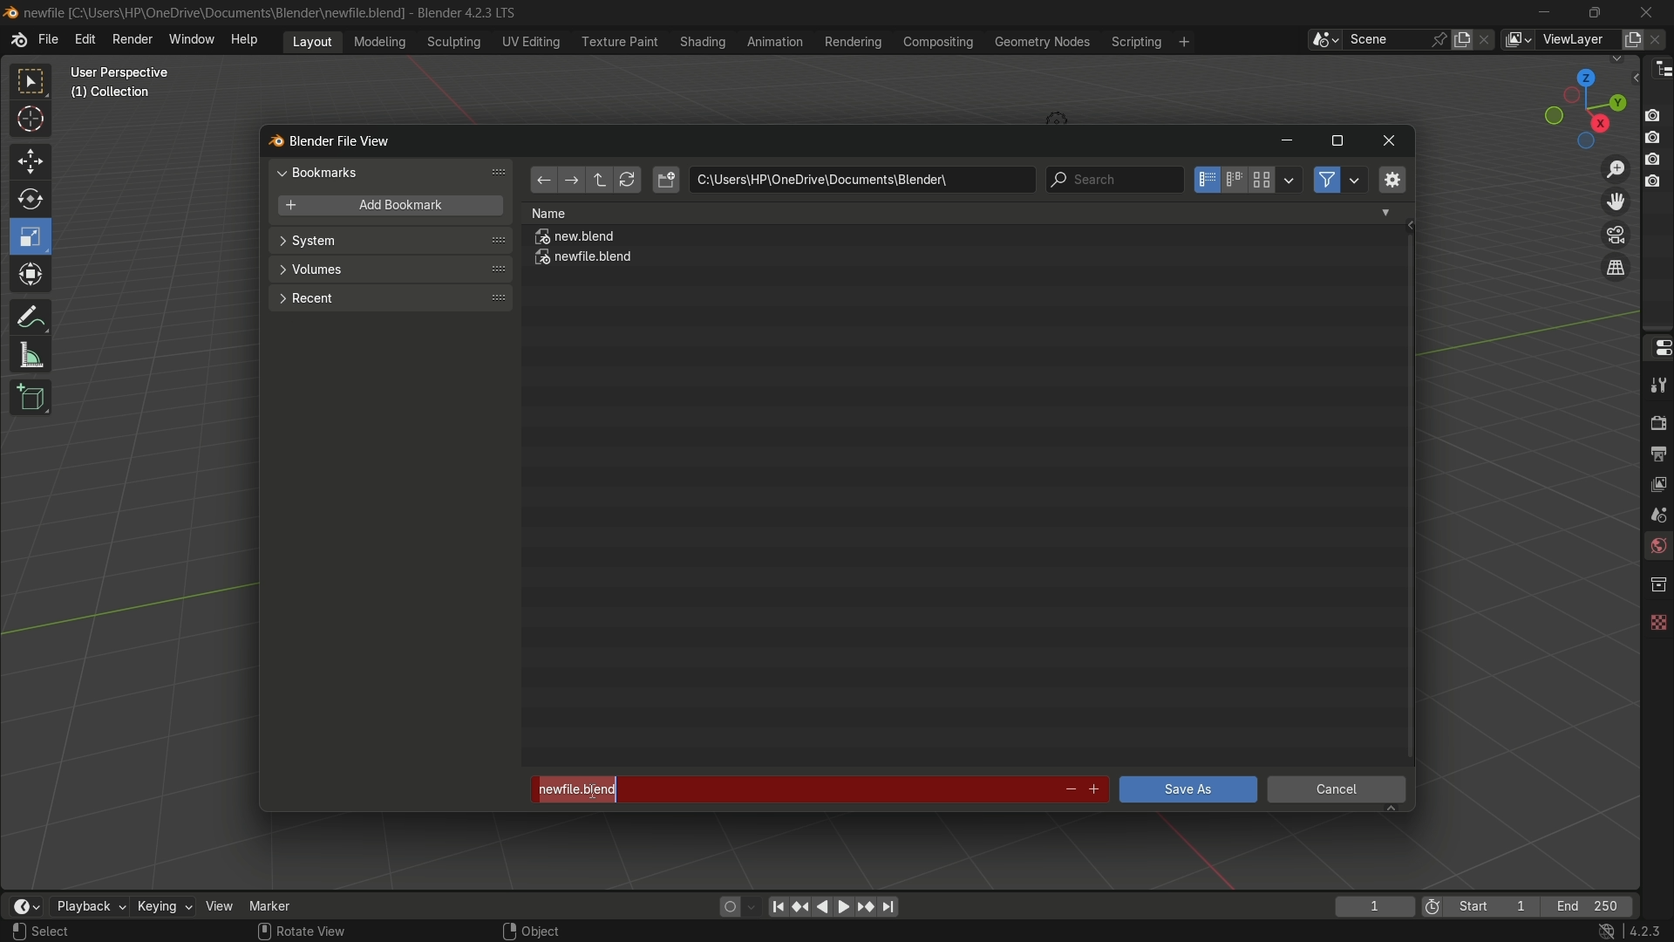  Describe the element at coordinates (1487, 39) in the screenshot. I see `delete scene` at that location.